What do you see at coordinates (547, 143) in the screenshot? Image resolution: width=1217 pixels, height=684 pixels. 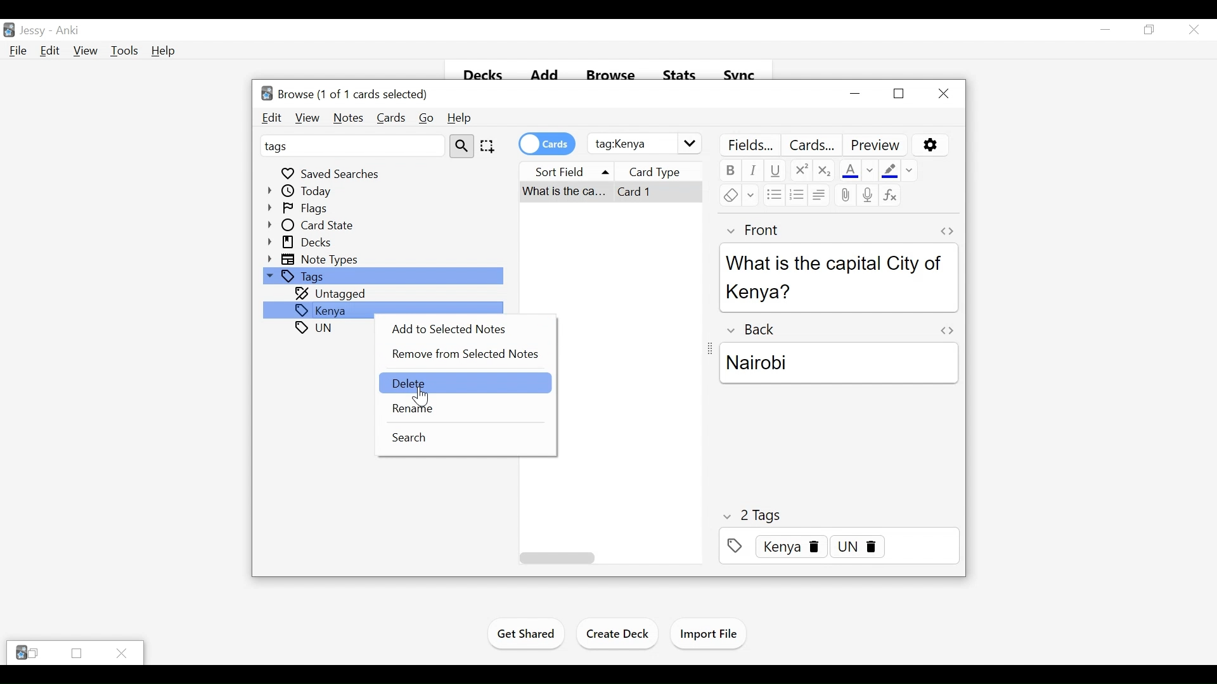 I see `credits` at bounding box center [547, 143].